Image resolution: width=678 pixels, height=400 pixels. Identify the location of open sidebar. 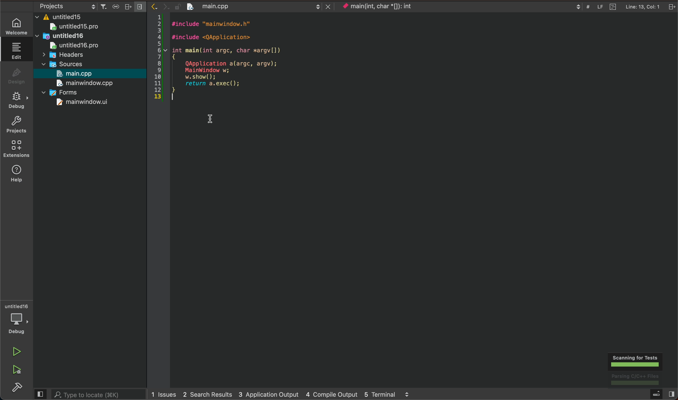
(660, 394).